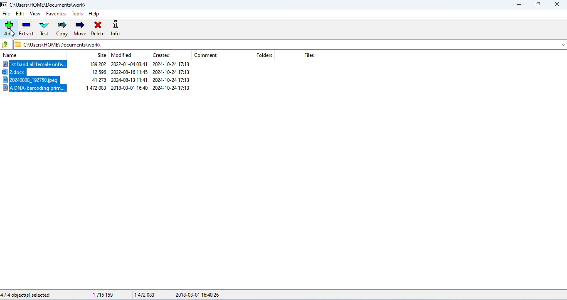 This screenshot has height=300, width=567. Describe the element at coordinates (44, 5) in the screenshot. I see `CAUsers\HOME\Documents\work\` at that location.